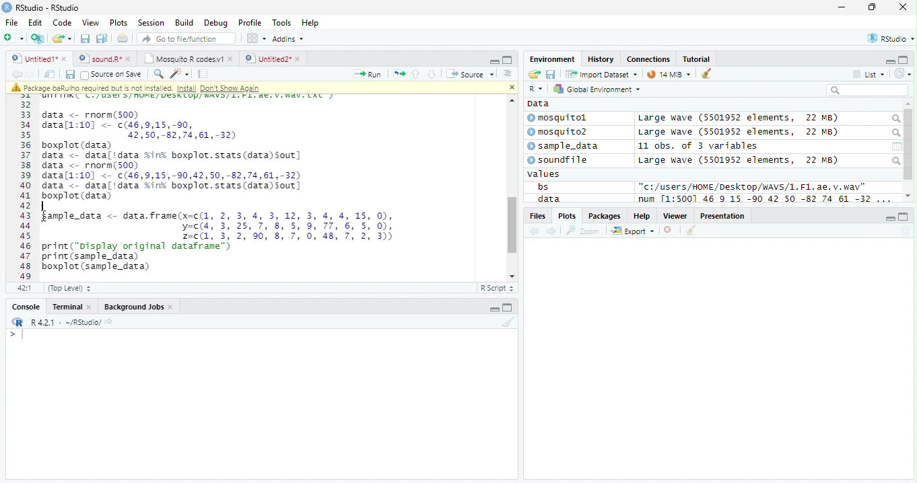 This screenshot has width=917, height=483. I want to click on maximize, so click(871, 7).